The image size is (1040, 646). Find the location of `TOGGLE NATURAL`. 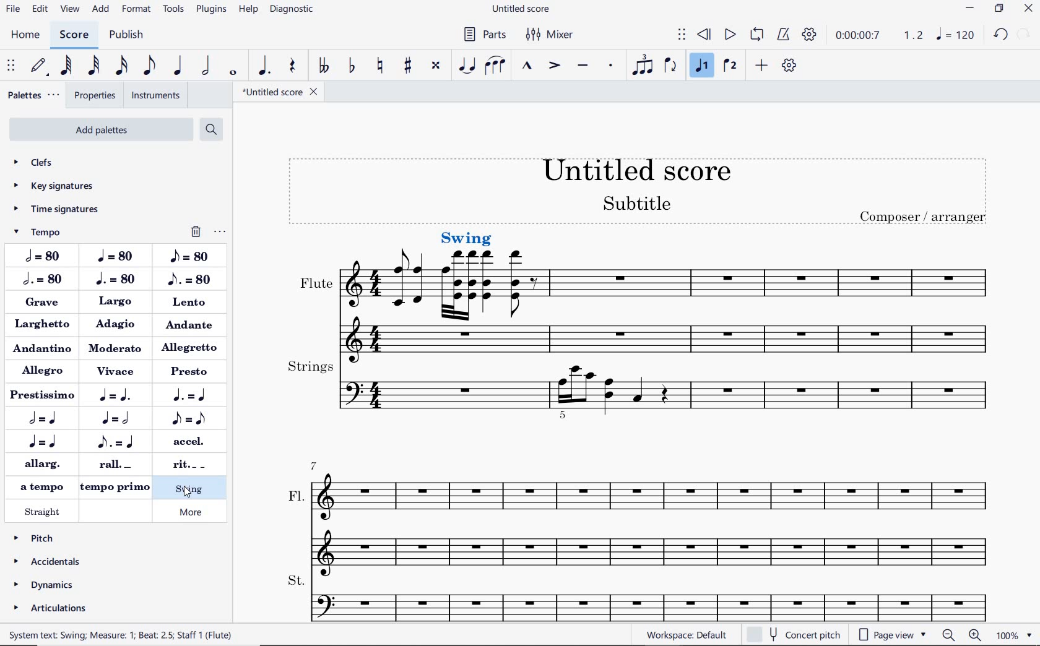

TOGGLE NATURAL is located at coordinates (381, 66).